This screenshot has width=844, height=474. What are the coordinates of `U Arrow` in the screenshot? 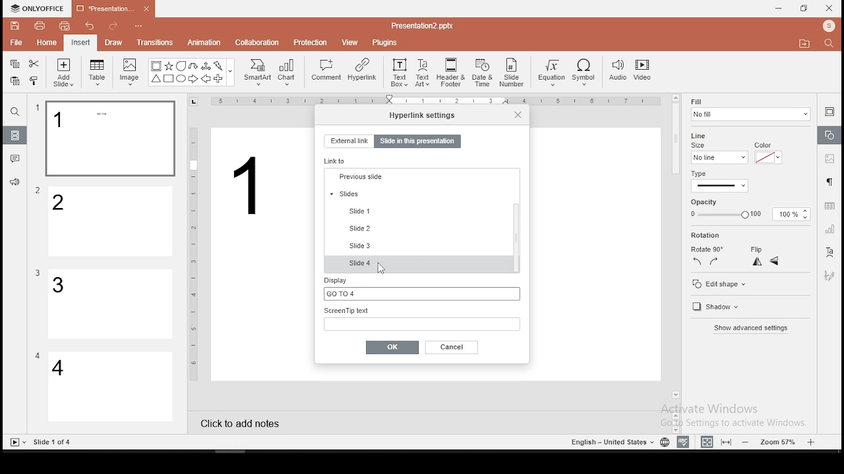 It's located at (194, 66).